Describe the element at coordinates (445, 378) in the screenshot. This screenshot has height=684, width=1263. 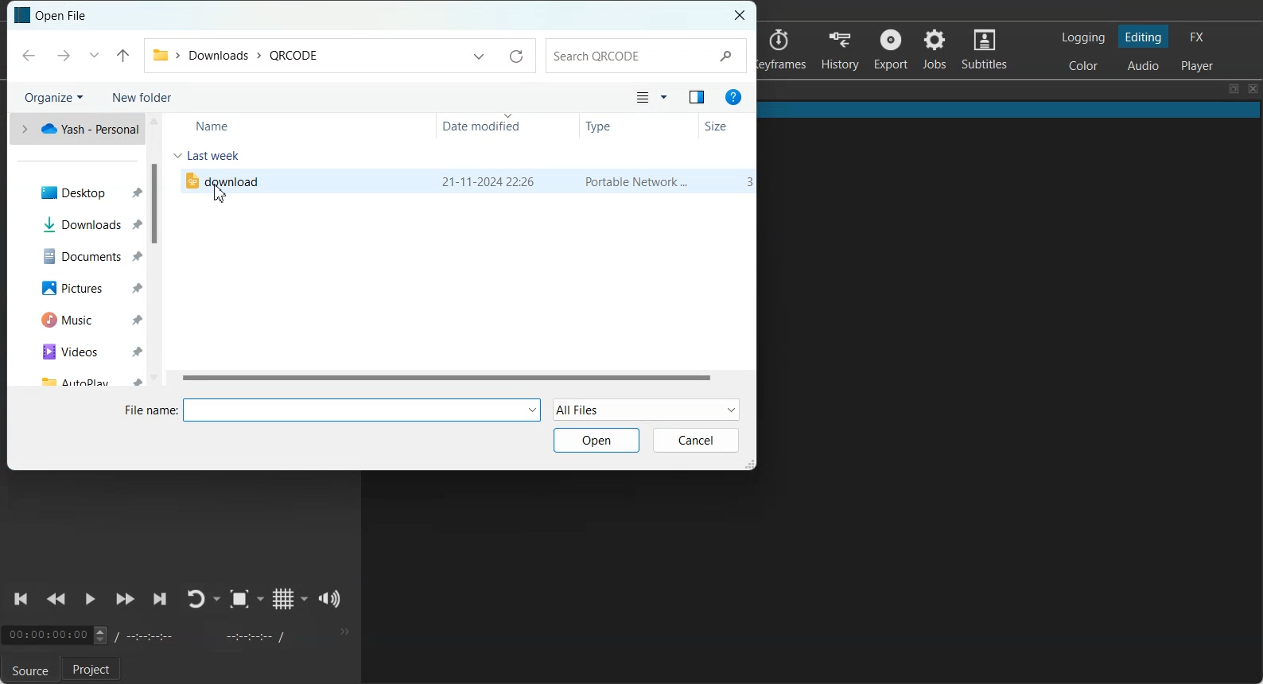
I see `Horizontal Scroll bar` at that location.